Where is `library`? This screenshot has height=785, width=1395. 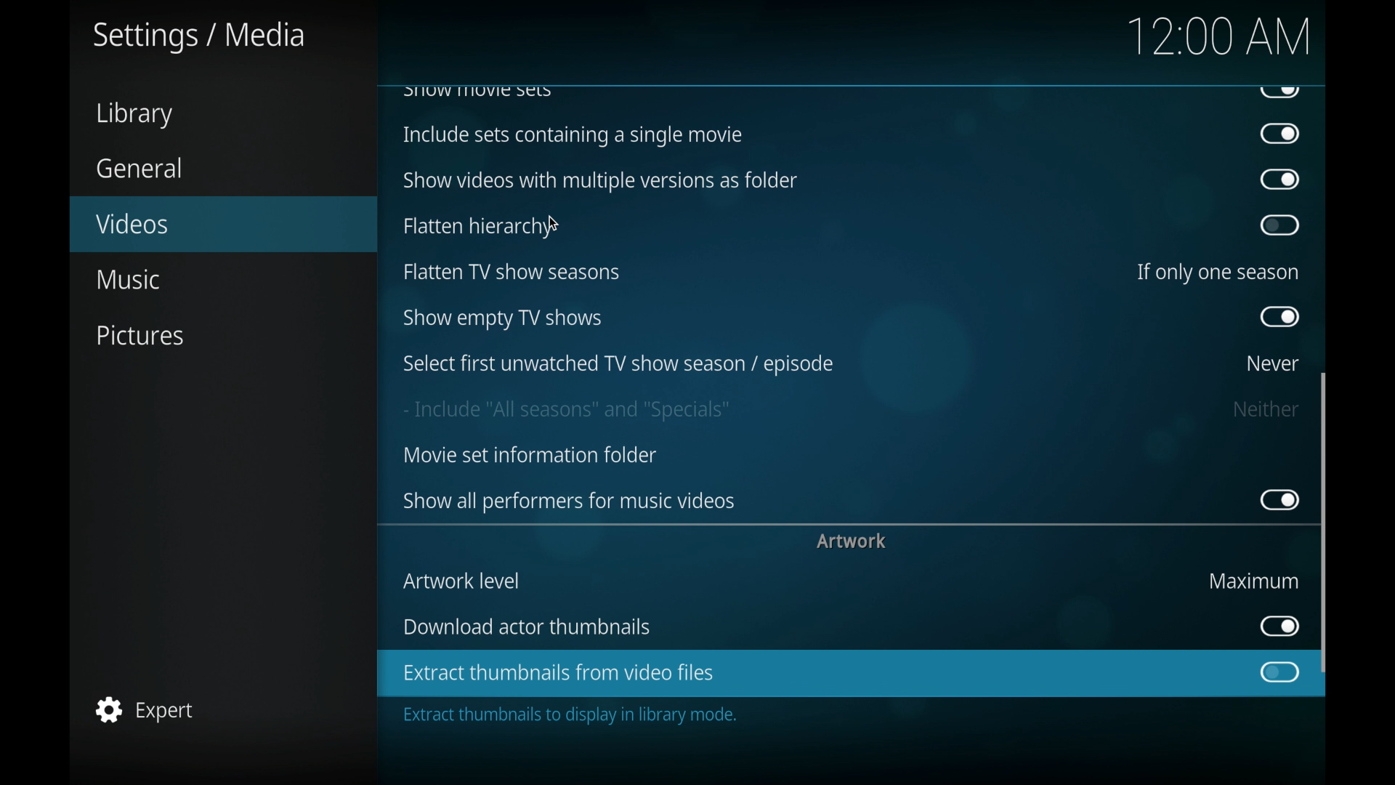 library is located at coordinates (134, 115).